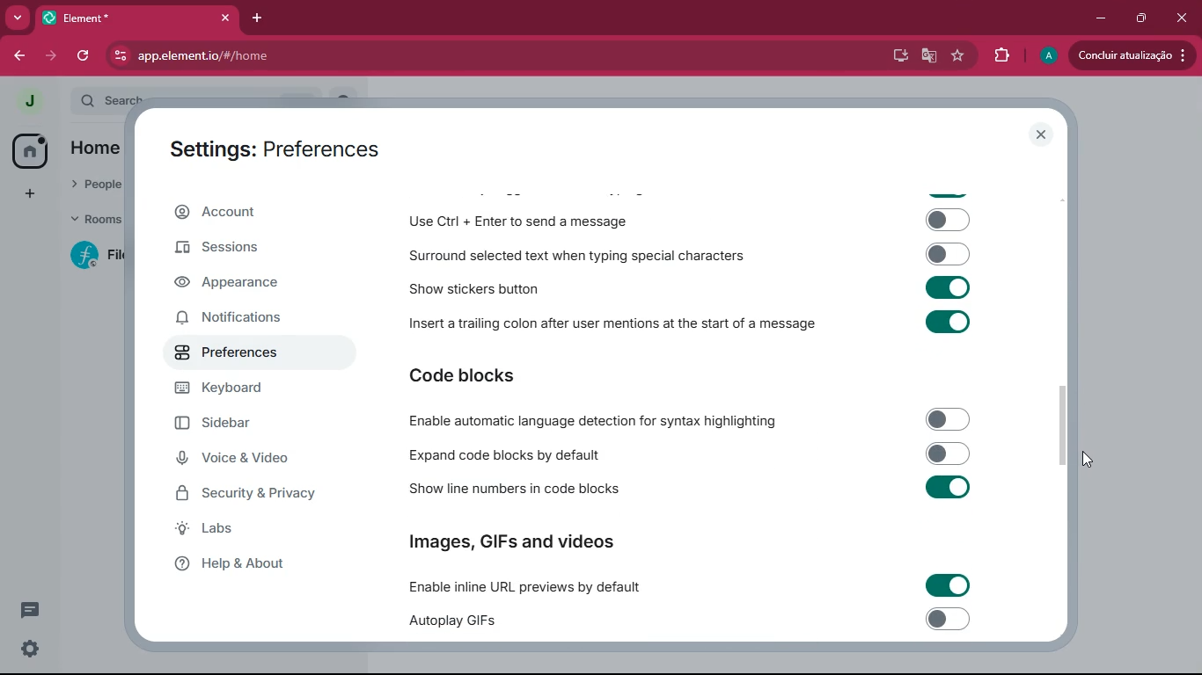 This screenshot has width=1202, height=675. Describe the element at coordinates (28, 150) in the screenshot. I see `home` at that location.